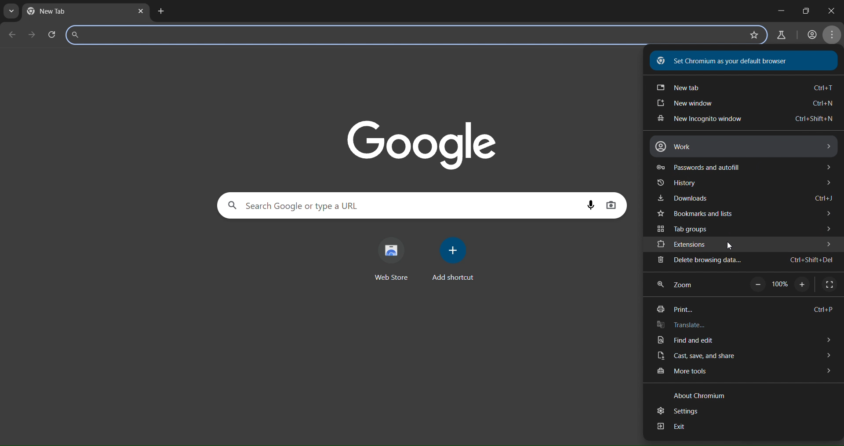 The image size is (844, 446). Describe the element at coordinates (828, 11) in the screenshot. I see `close` at that location.